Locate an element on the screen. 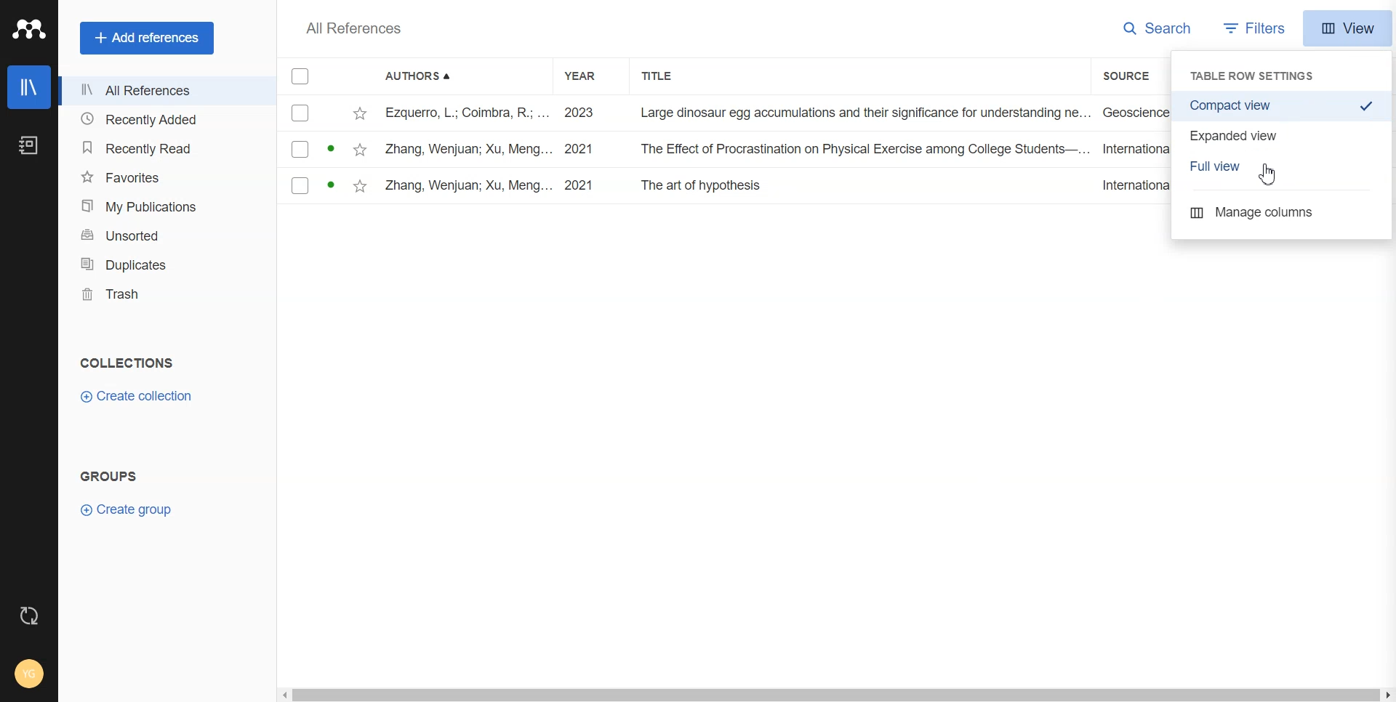  Search is located at coordinates (1160, 28).